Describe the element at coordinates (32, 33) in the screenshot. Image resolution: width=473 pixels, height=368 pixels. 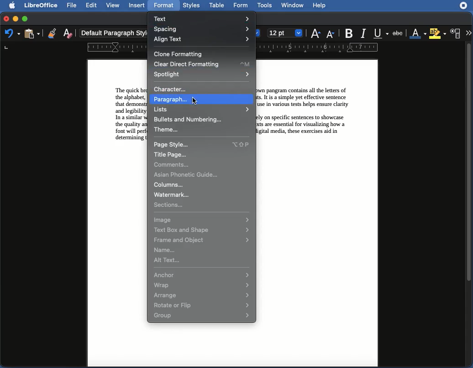
I see `Clipboard` at that location.